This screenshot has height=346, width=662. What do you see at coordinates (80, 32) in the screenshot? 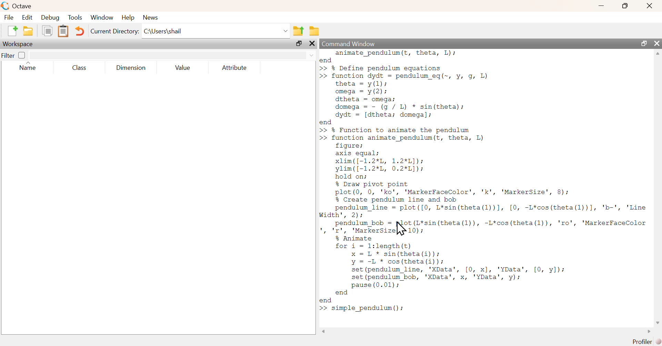
I see `Undo` at bounding box center [80, 32].